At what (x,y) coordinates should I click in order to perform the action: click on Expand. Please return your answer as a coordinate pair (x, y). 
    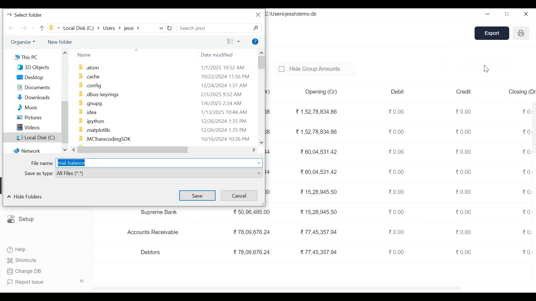
    Looking at the image, I should click on (161, 28).